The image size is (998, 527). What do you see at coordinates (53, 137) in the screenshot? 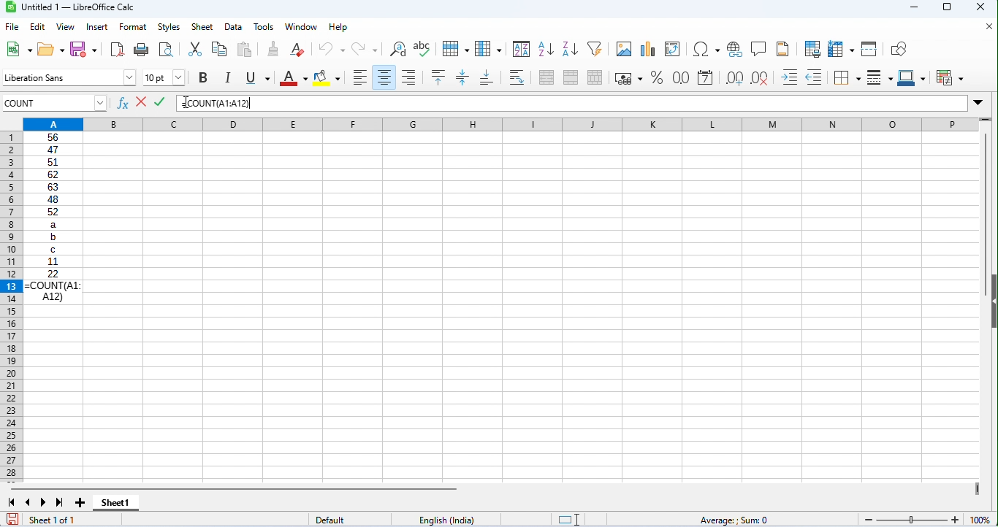
I see `56` at bounding box center [53, 137].